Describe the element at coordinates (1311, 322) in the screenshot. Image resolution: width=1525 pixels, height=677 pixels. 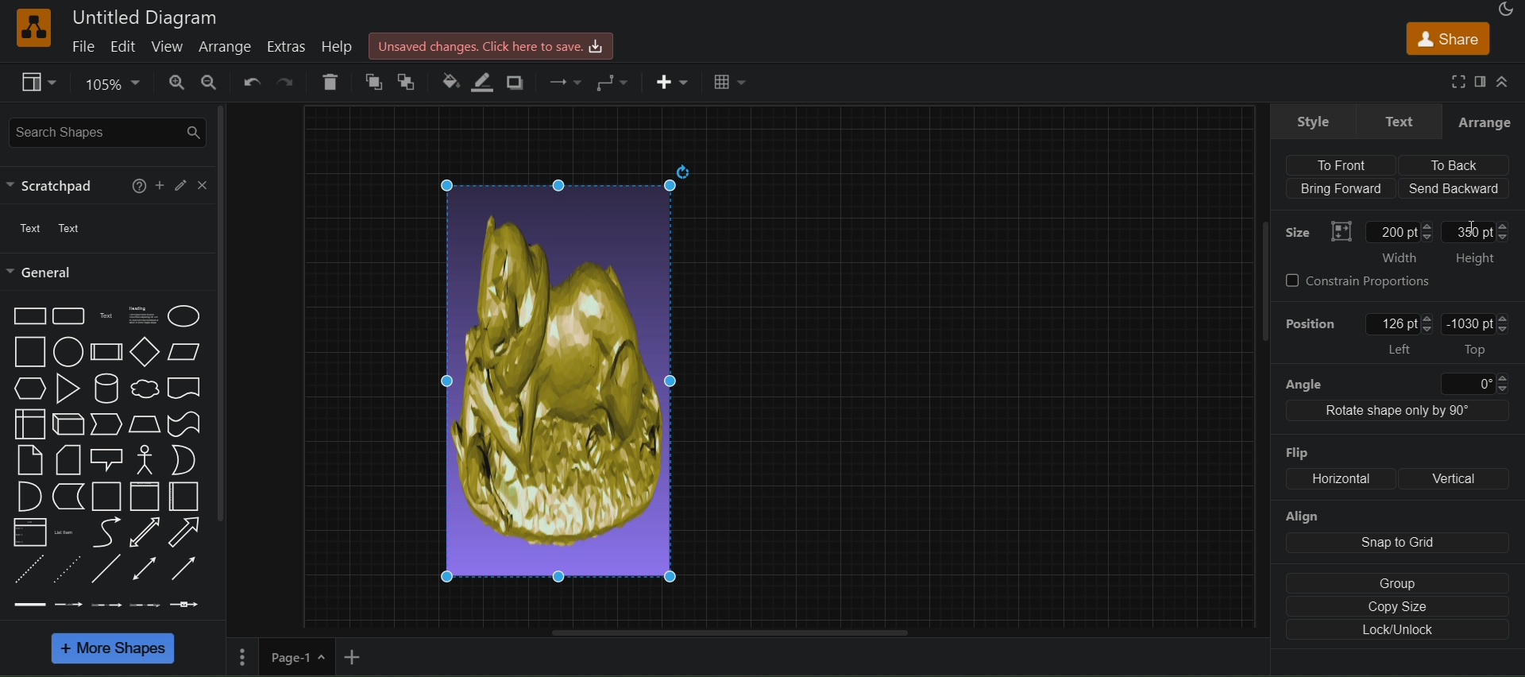
I see `Position` at that location.